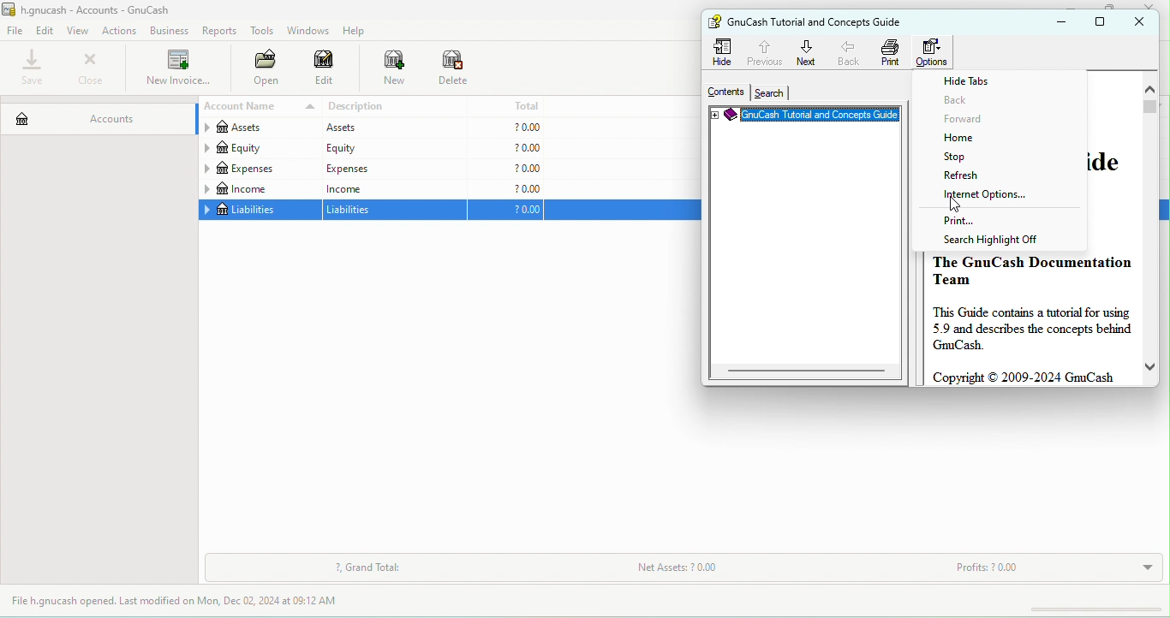 This screenshot has height=618, width=1170. Describe the element at coordinates (977, 178) in the screenshot. I see `refresh` at that location.